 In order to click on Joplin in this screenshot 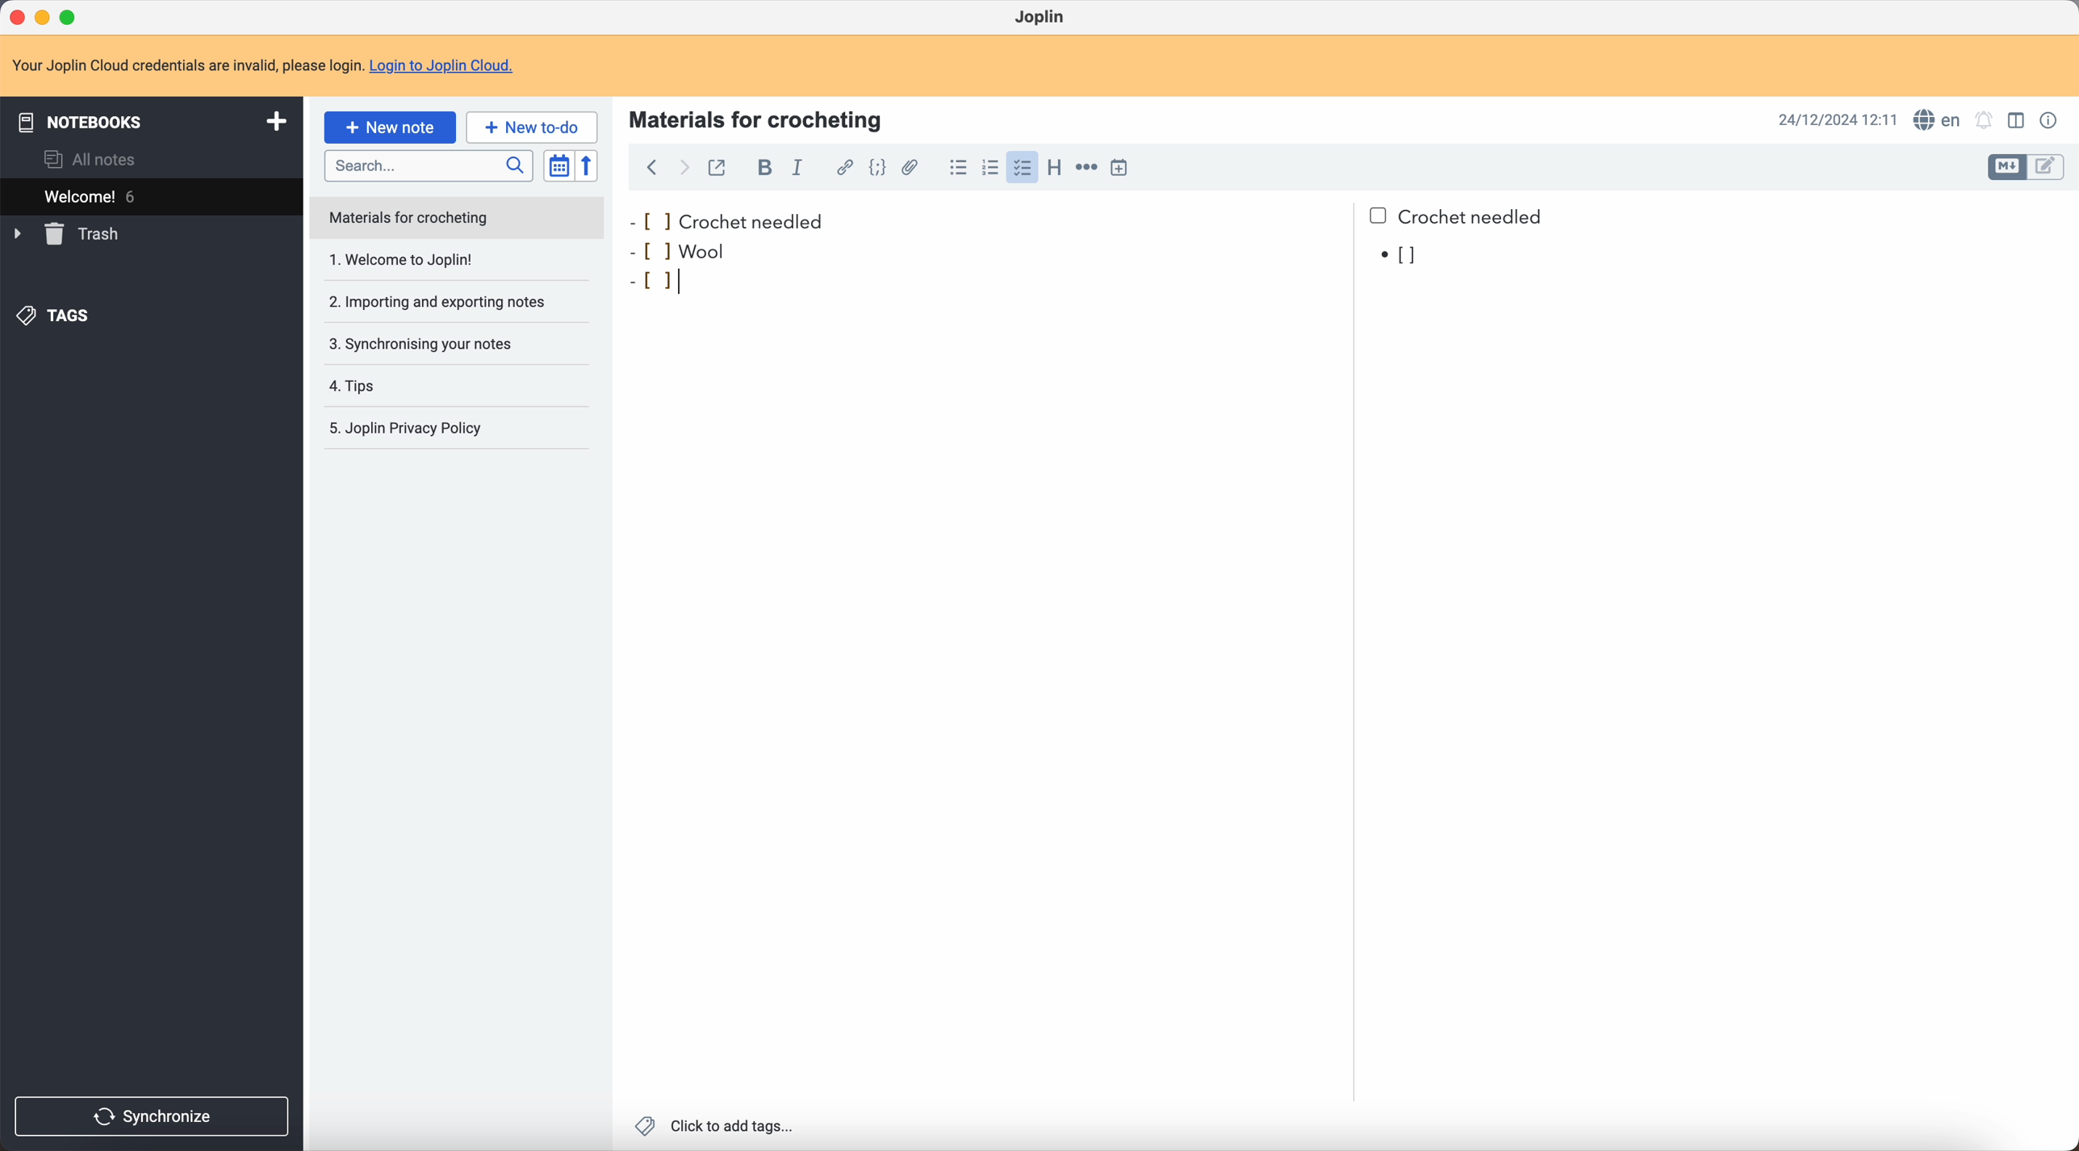, I will do `click(1042, 19)`.